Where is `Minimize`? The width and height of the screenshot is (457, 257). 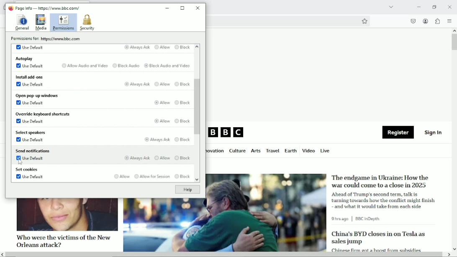 Minimize is located at coordinates (418, 7).